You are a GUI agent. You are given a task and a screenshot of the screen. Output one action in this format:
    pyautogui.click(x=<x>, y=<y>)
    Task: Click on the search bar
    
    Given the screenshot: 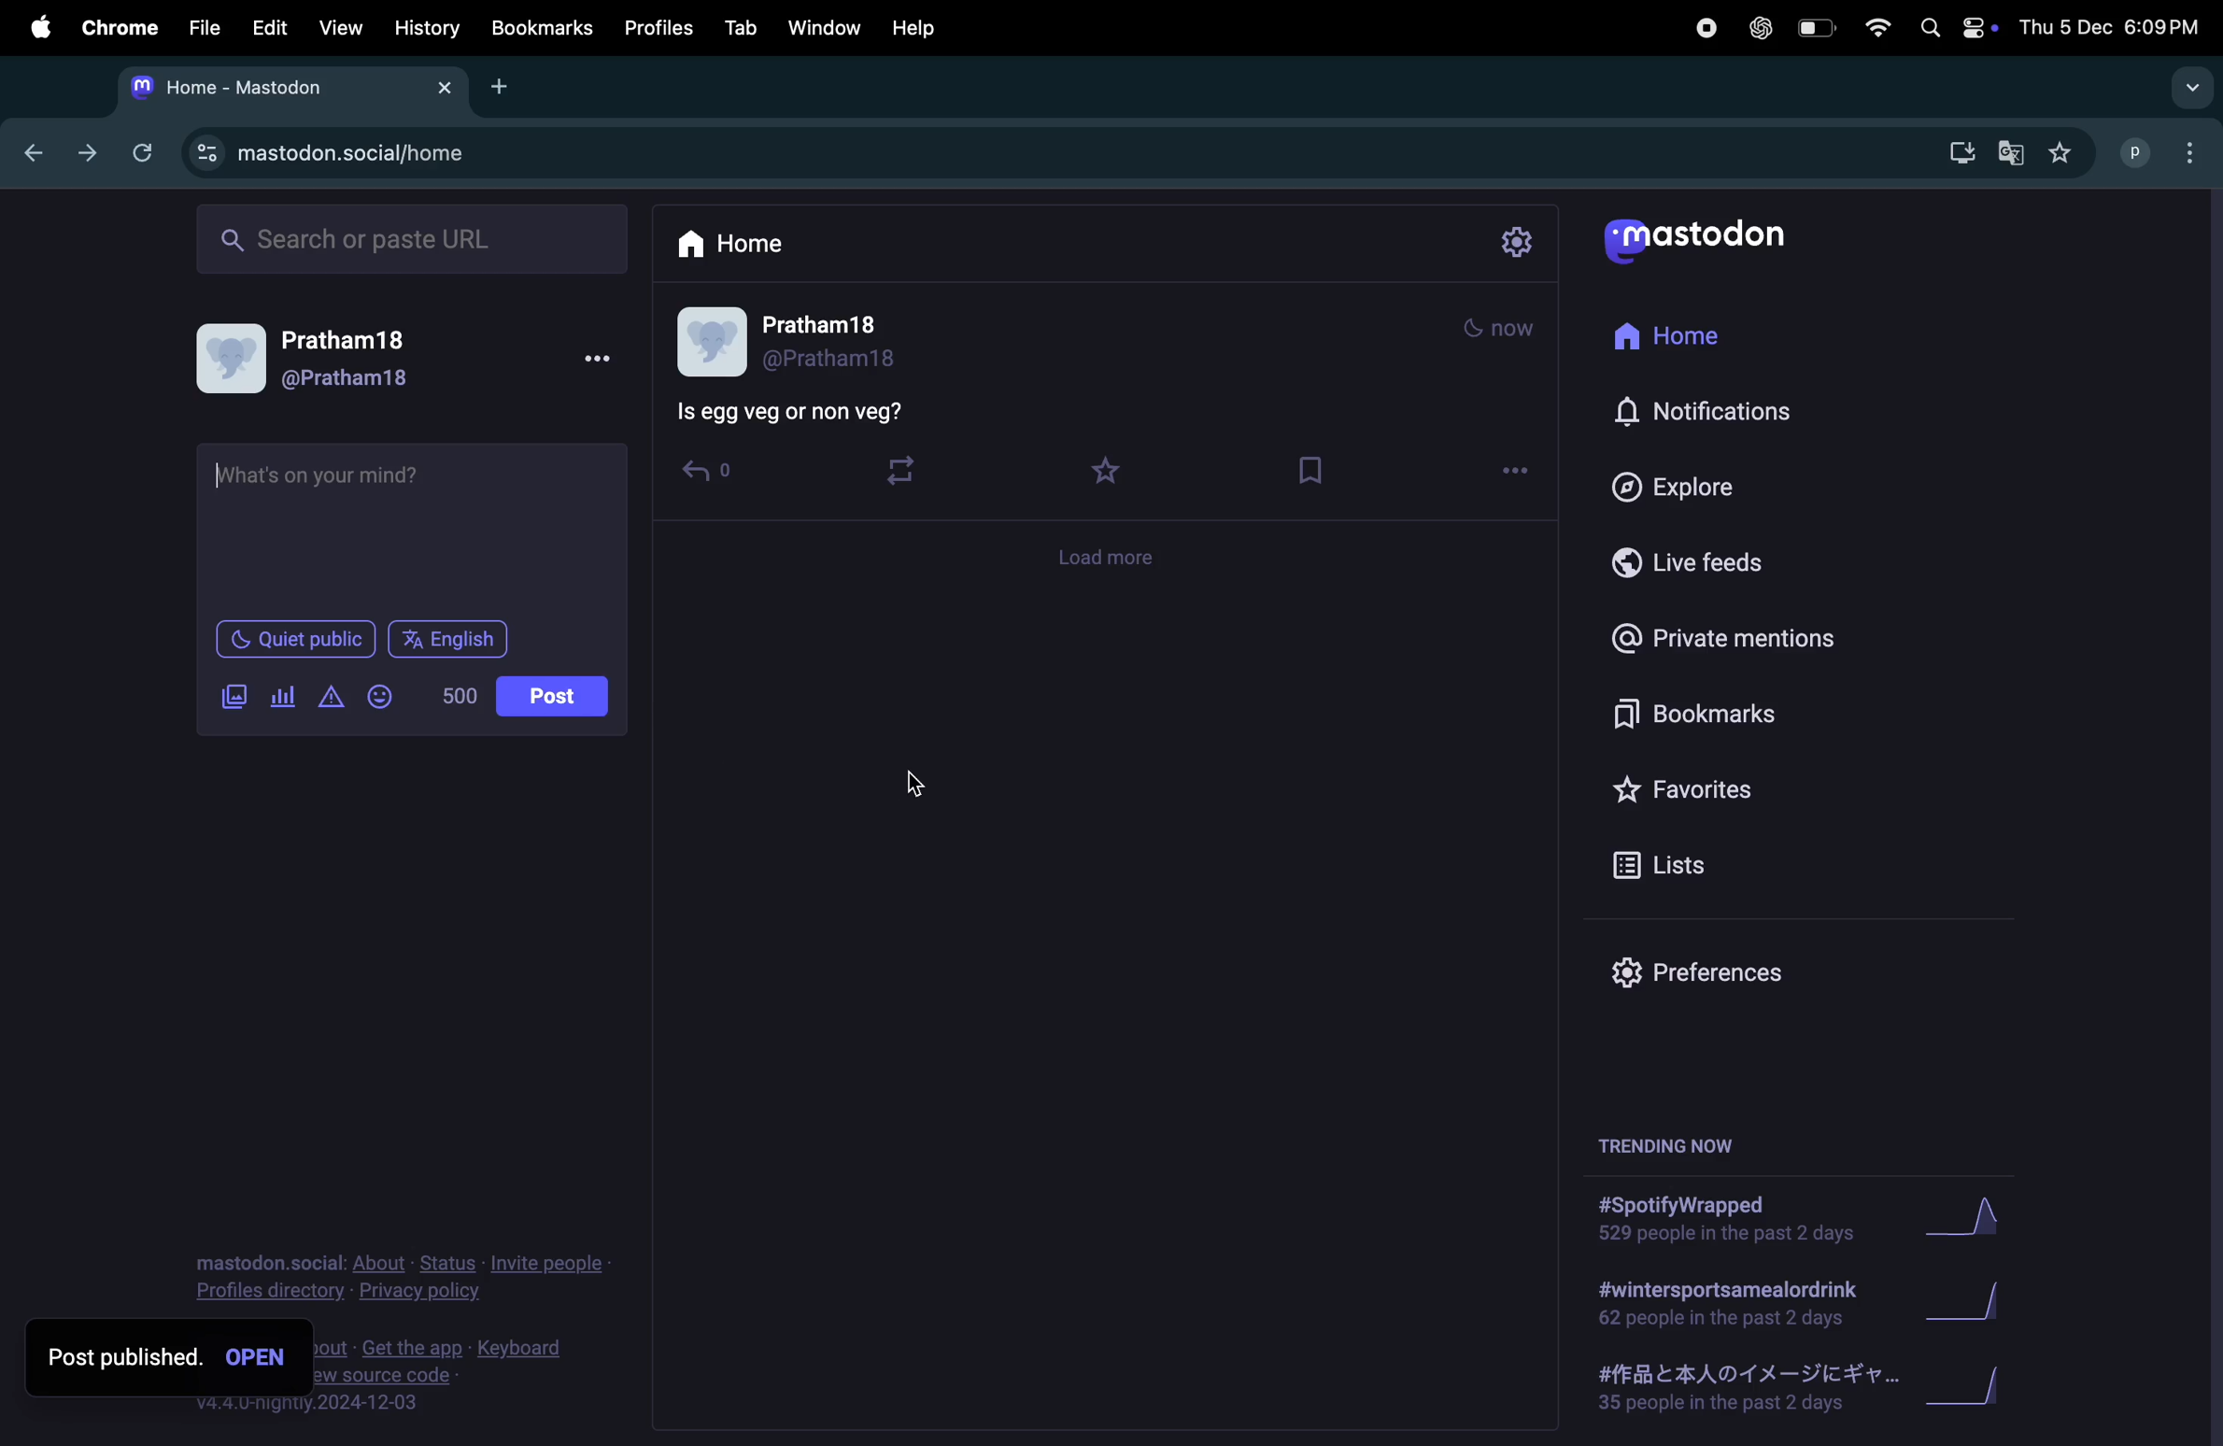 What is the action you would take?
    pyautogui.click(x=409, y=237)
    